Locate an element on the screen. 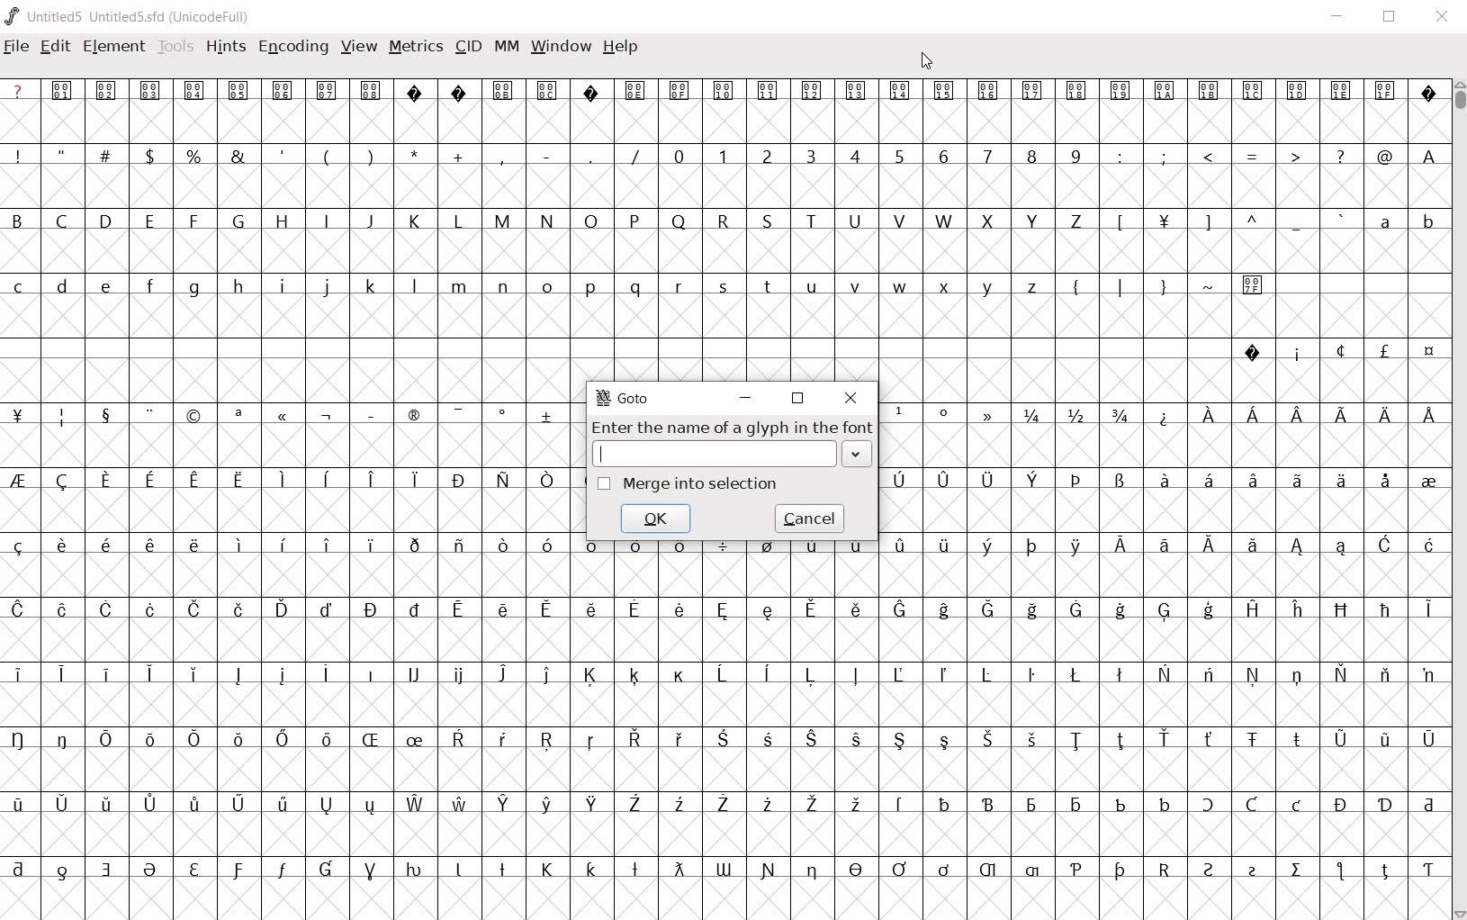 The image size is (1467, 920). + is located at coordinates (460, 157).